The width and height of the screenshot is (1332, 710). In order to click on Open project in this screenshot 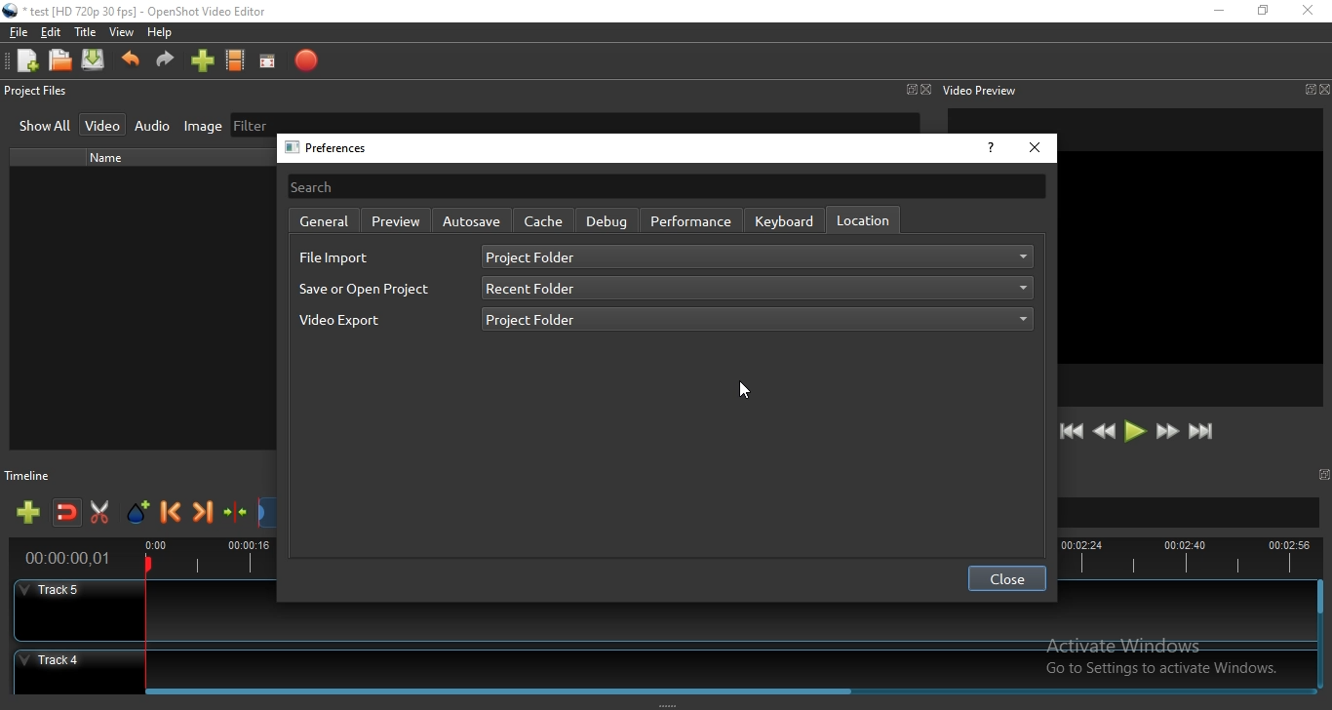, I will do `click(61, 61)`.